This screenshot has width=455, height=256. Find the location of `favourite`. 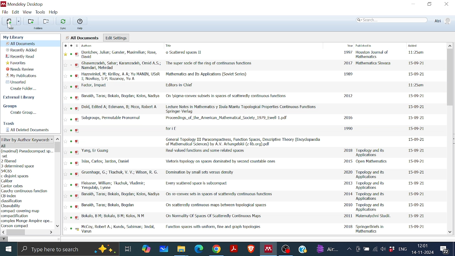

favourite is located at coordinates (65, 87).